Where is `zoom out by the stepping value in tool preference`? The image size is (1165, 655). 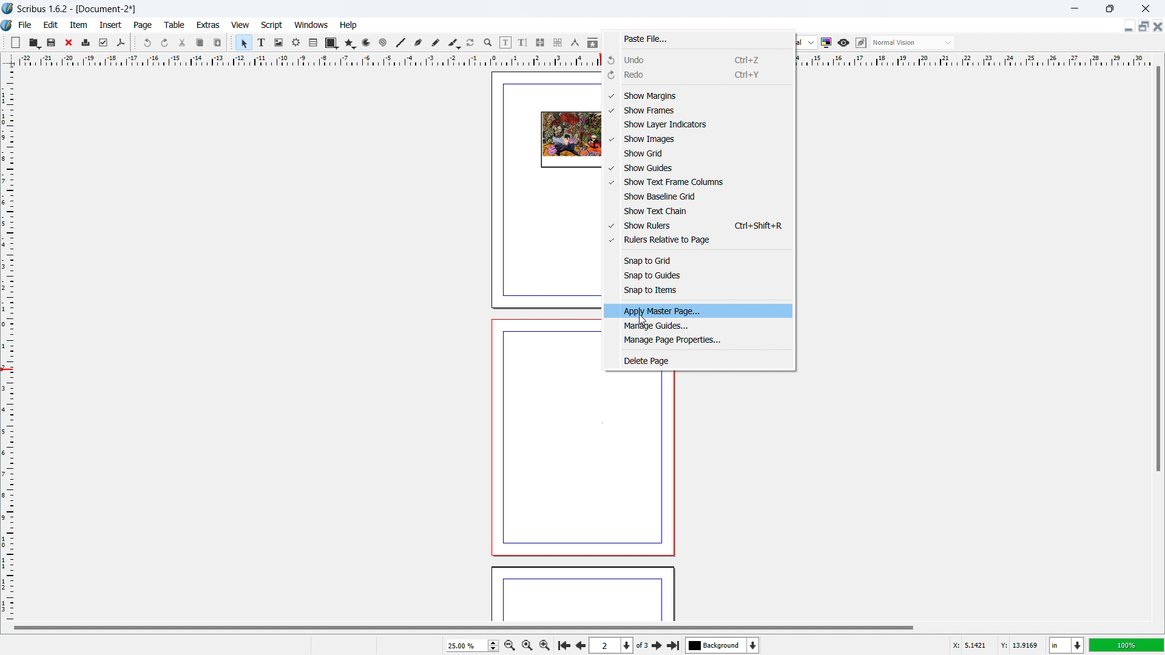
zoom out by the stepping value in tool preference is located at coordinates (509, 645).